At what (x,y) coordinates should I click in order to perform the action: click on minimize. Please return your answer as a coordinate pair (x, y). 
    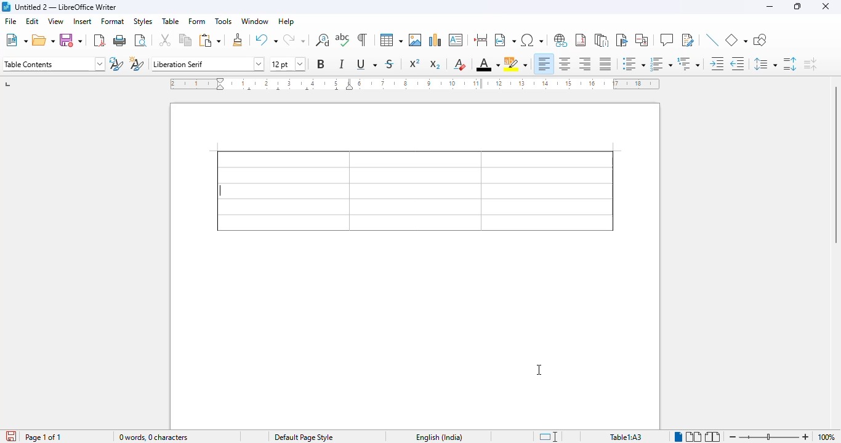
    Looking at the image, I should click on (770, 6).